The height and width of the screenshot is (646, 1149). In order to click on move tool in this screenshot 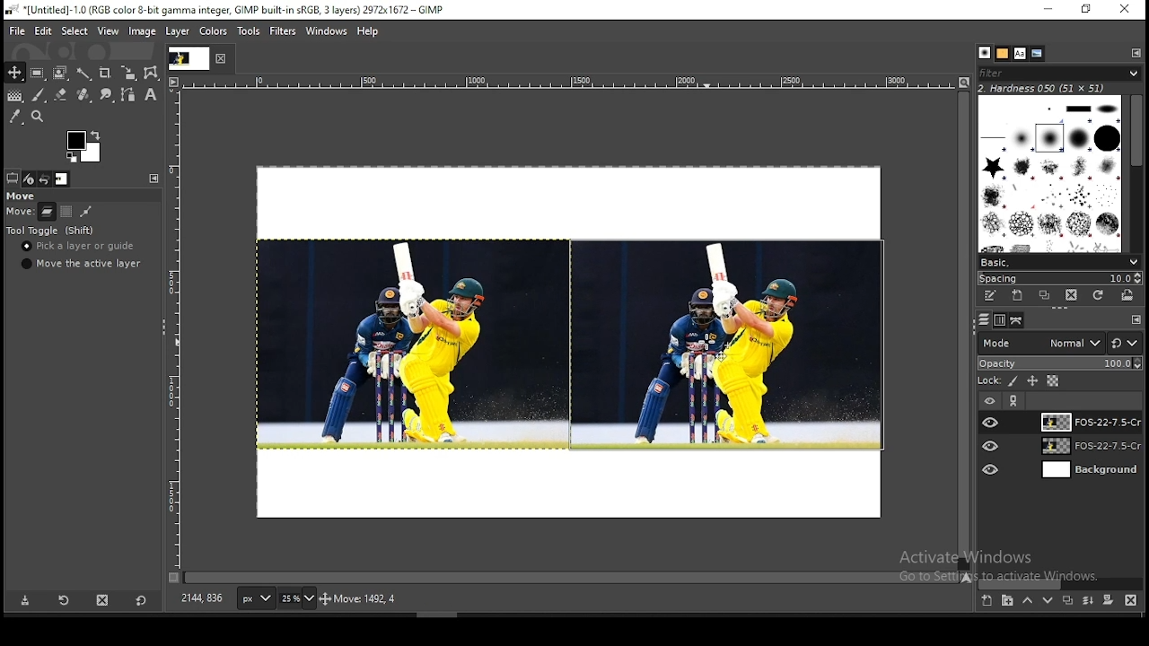, I will do `click(14, 73)`.